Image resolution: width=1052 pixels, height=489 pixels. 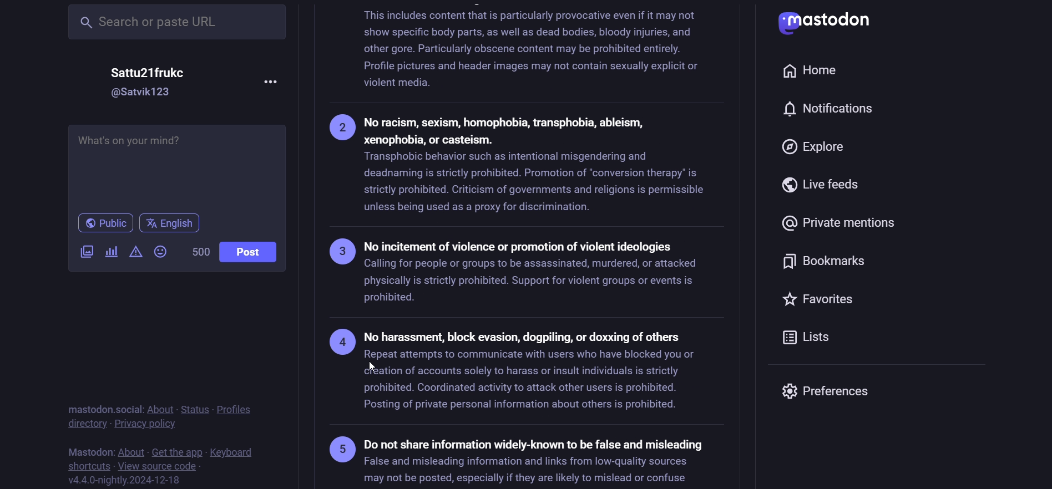 What do you see at coordinates (829, 391) in the screenshot?
I see `preferences` at bounding box center [829, 391].